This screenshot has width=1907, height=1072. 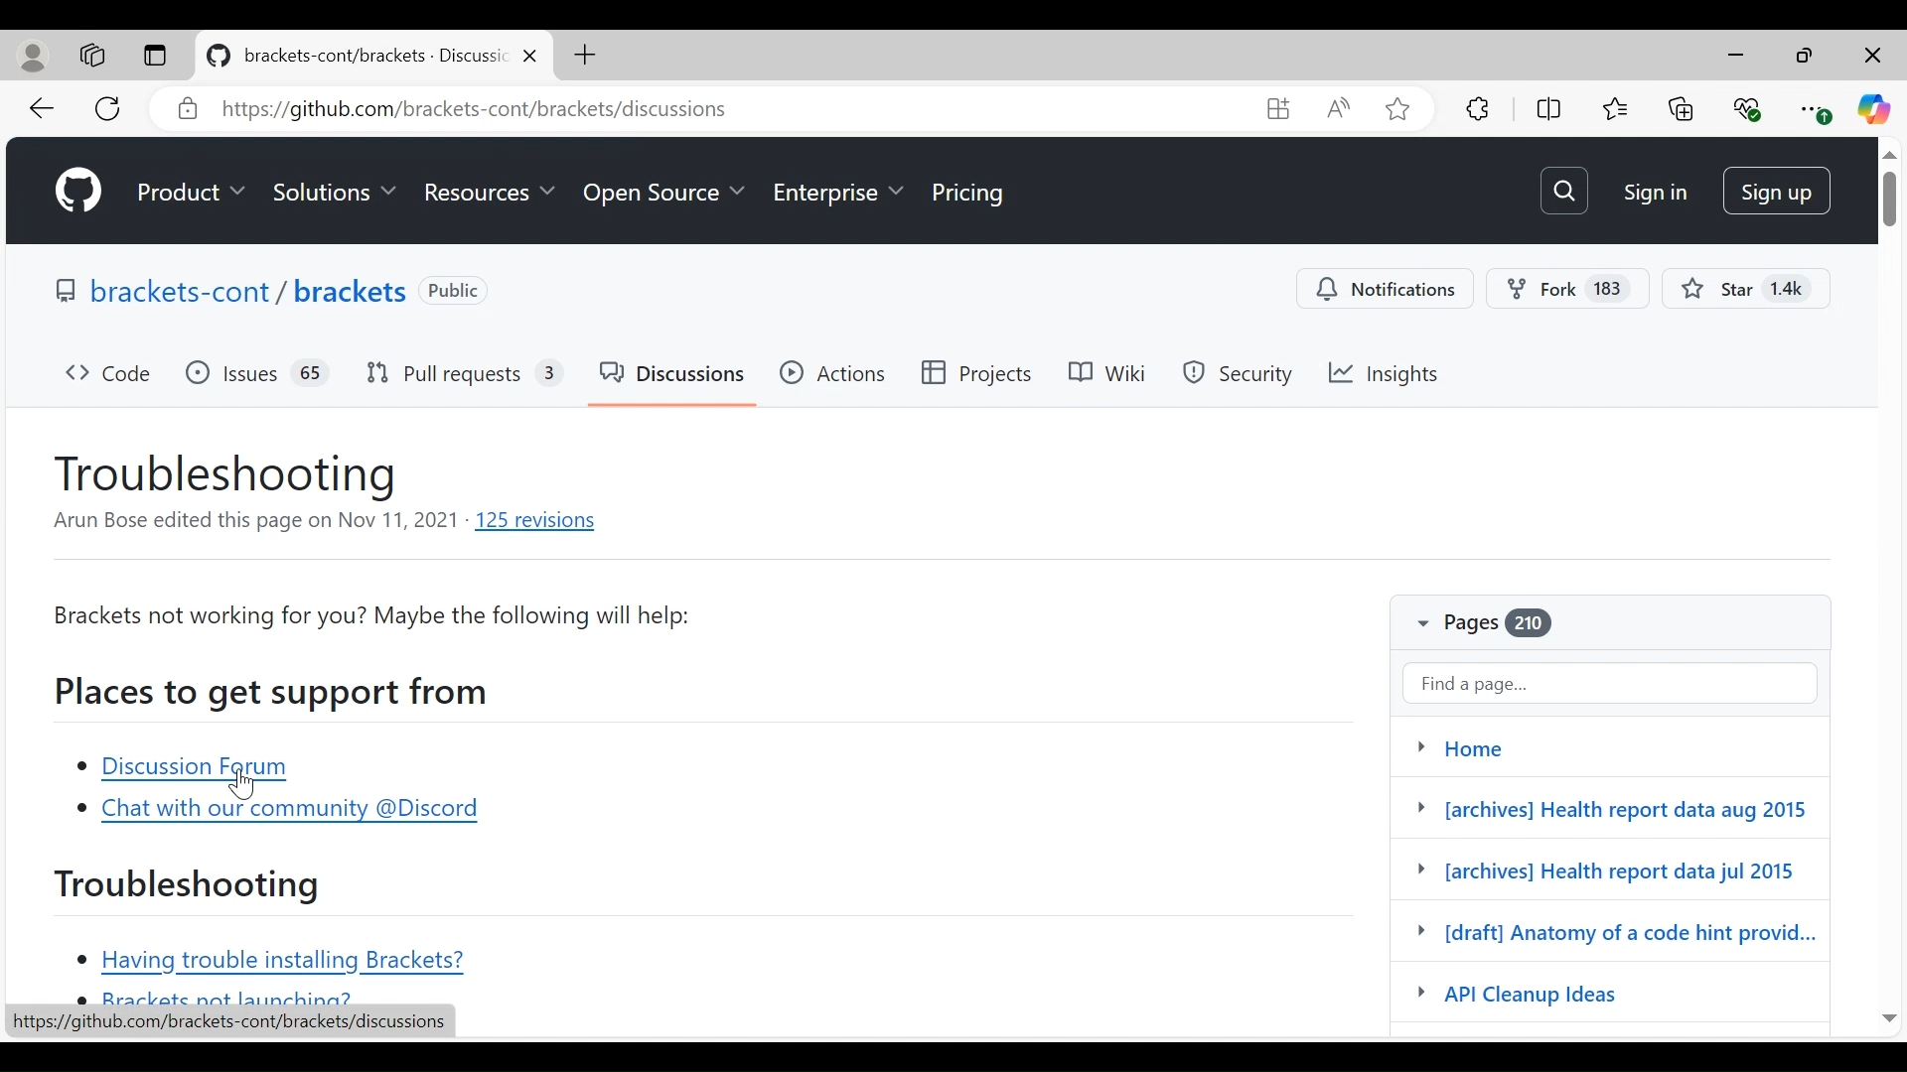 I want to click on ©  https//github.com/brackets-cont/brackets/discussions, so click(x=618, y=111).